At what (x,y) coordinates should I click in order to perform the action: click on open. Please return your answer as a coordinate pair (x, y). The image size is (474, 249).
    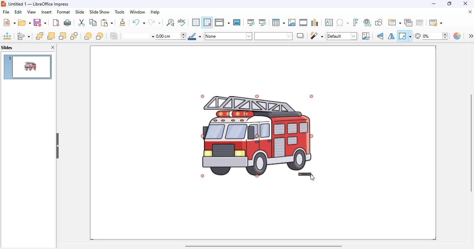
    Looking at the image, I should click on (25, 23).